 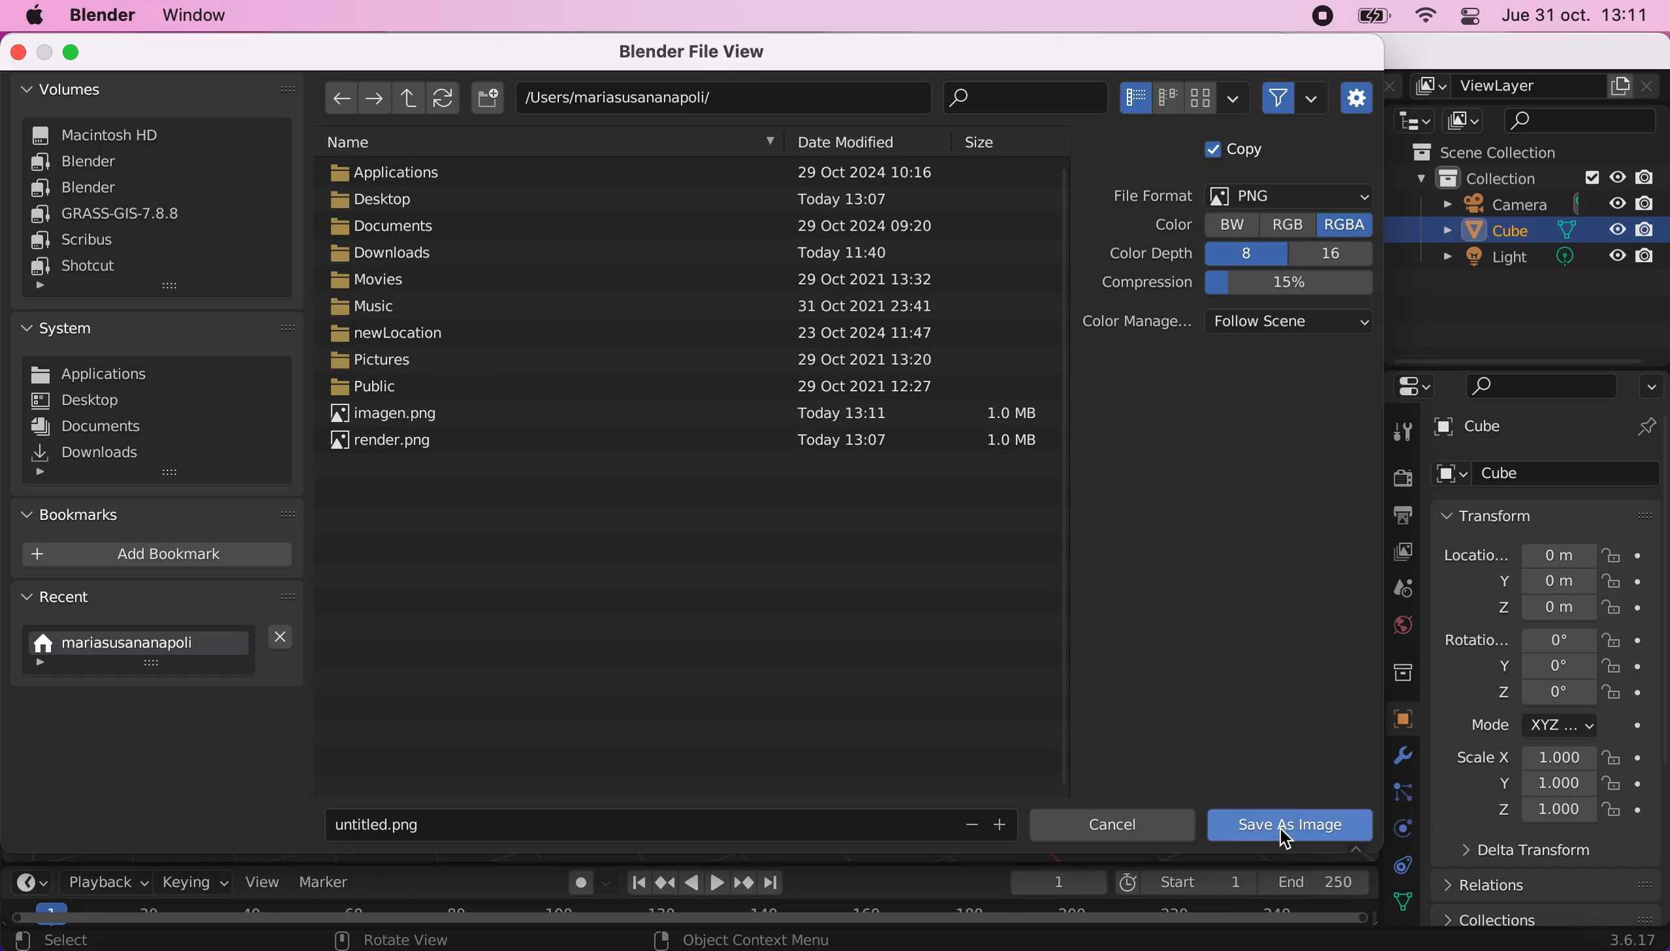 I want to click on search, so click(x=1583, y=120).